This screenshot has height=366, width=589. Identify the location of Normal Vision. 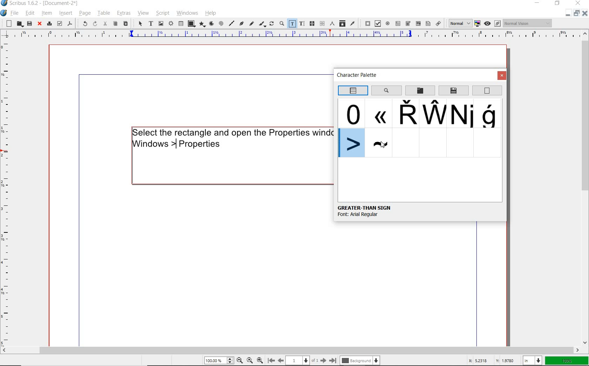
(528, 23).